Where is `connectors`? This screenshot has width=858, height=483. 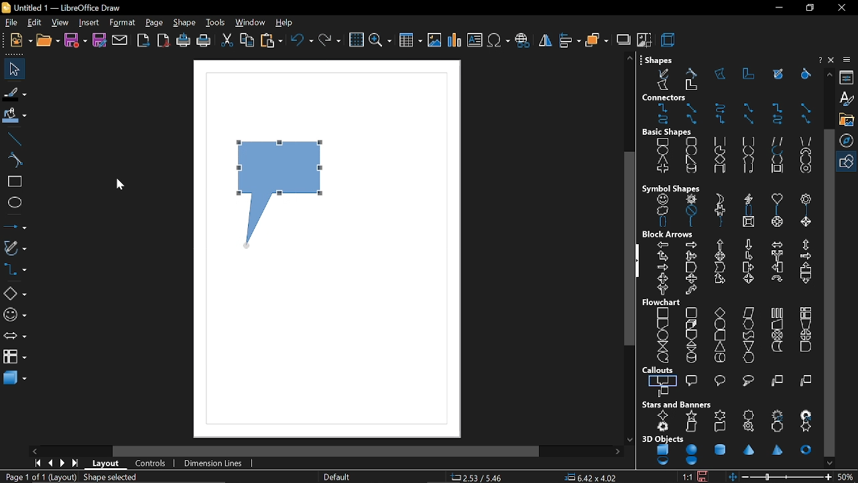 connectors is located at coordinates (14, 270).